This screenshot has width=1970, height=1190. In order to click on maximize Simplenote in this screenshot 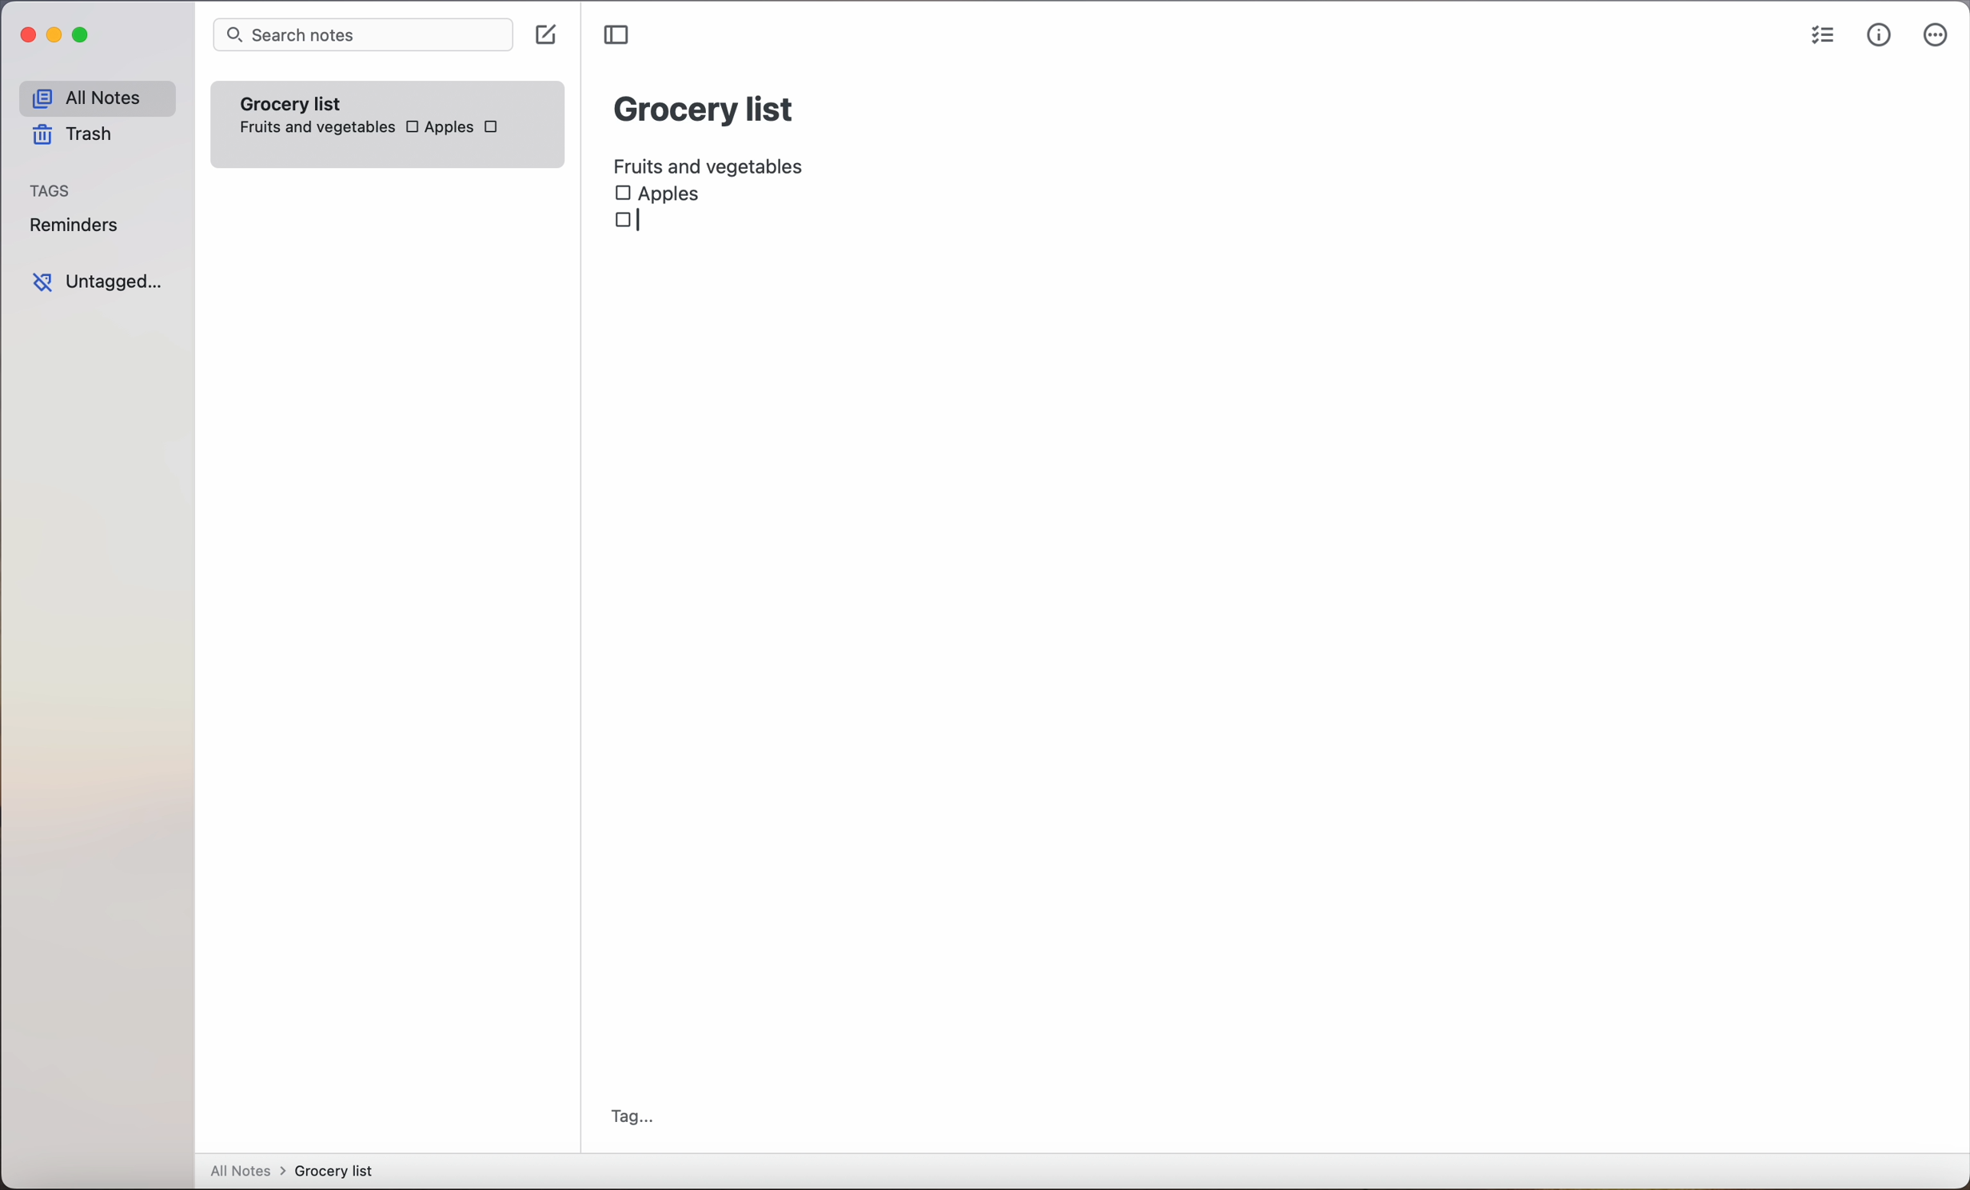, I will do `click(85, 37)`.